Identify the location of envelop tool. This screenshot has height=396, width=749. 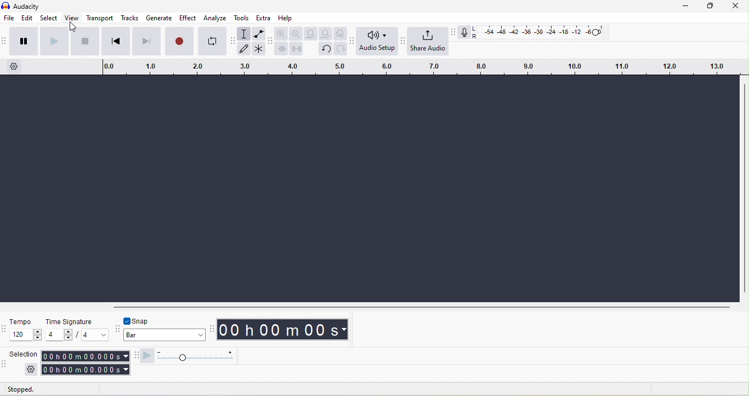
(259, 33).